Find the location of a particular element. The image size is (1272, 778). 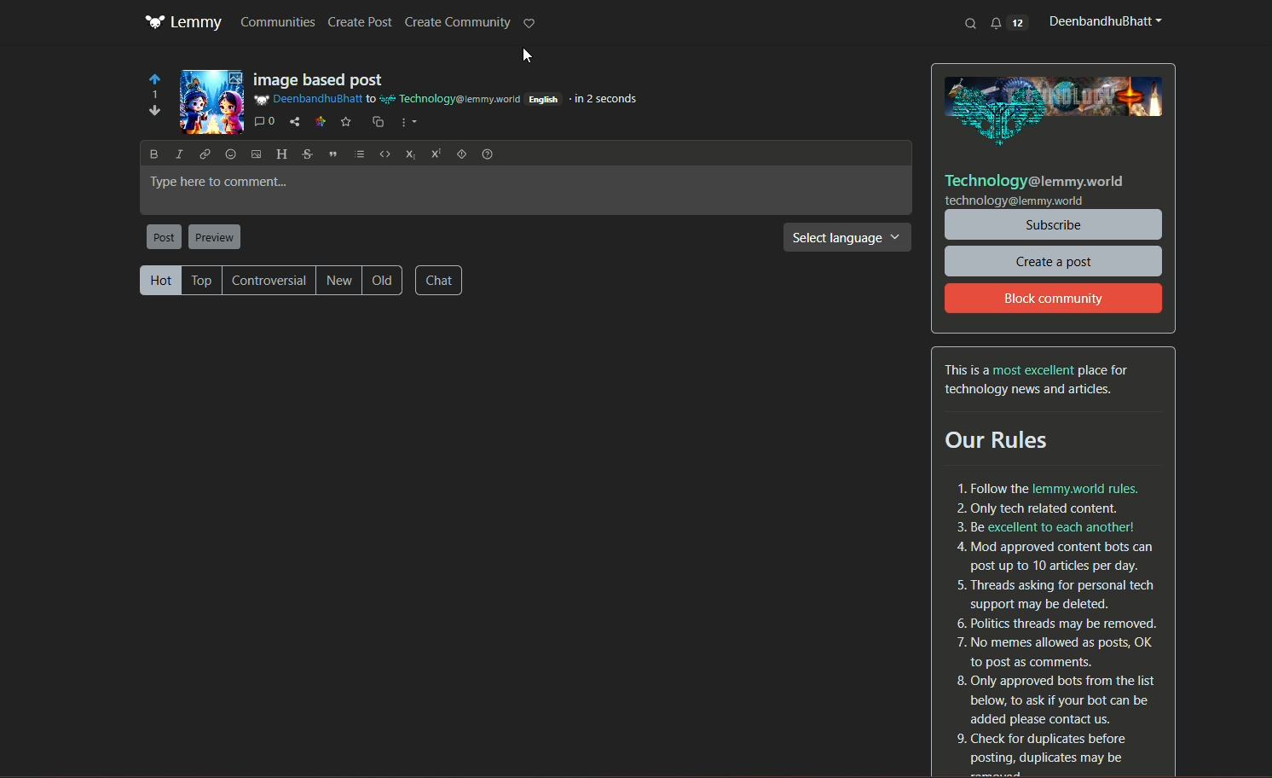

post is located at coordinates (164, 237).